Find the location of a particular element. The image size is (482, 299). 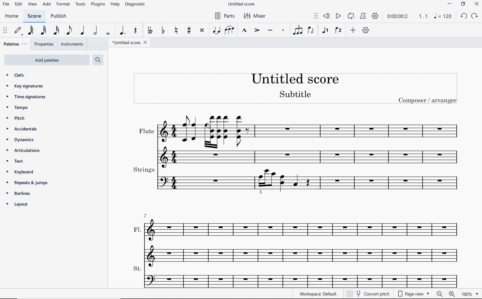

TOGGLE FLAT is located at coordinates (163, 31).